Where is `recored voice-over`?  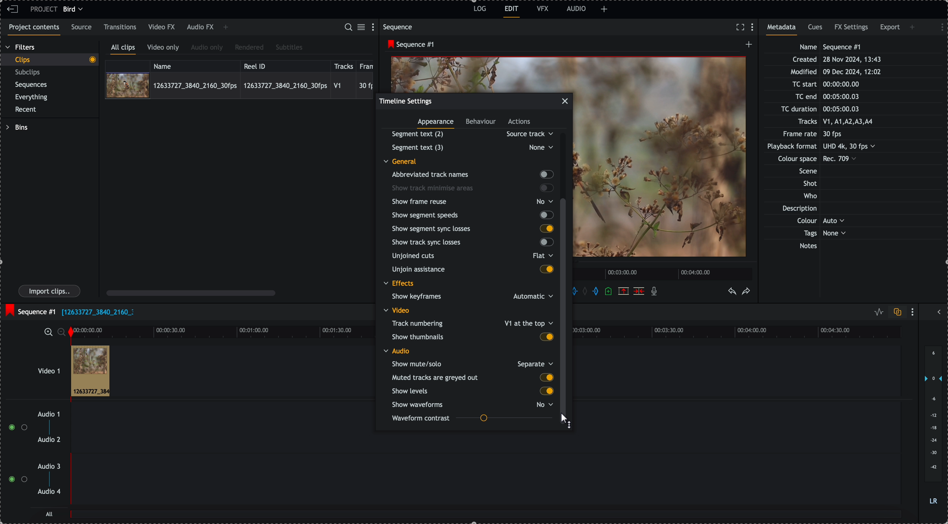 recored voice-over is located at coordinates (655, 292).